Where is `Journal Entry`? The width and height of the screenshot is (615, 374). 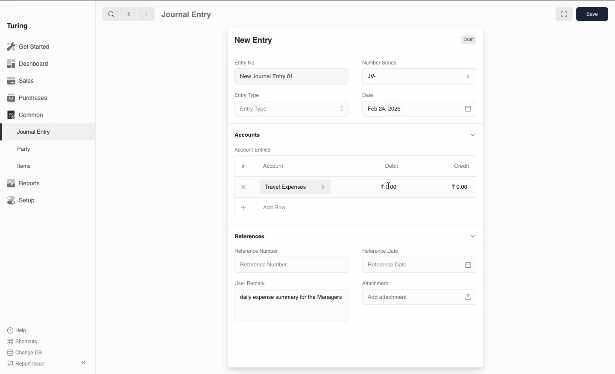 Journal Entry is located at coordinates (34, 132).